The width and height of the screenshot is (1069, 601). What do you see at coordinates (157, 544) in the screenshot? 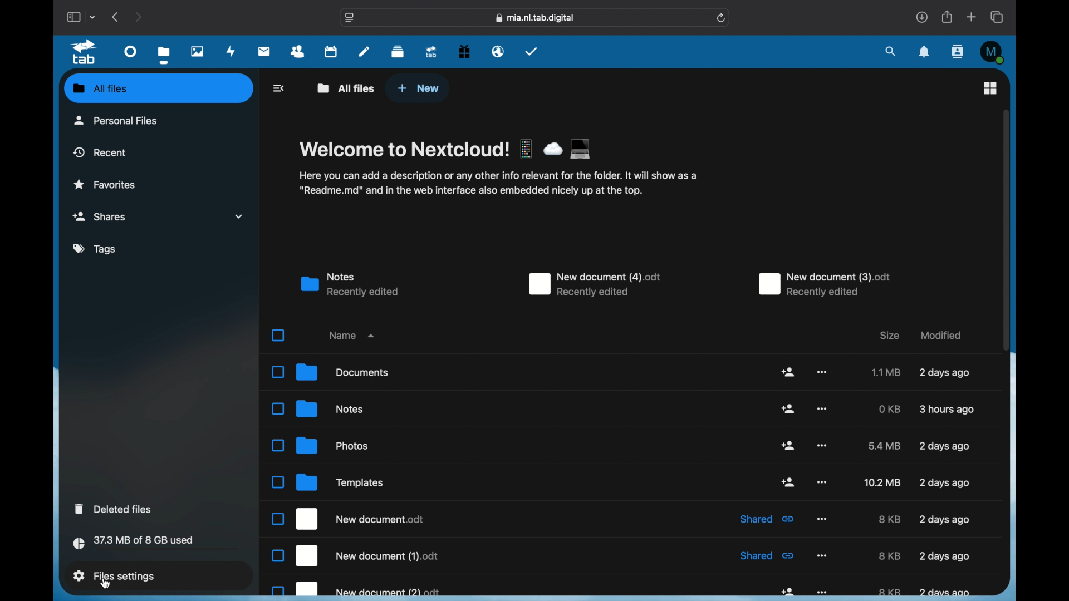
I see `storage` at bounding box center [157, 544].